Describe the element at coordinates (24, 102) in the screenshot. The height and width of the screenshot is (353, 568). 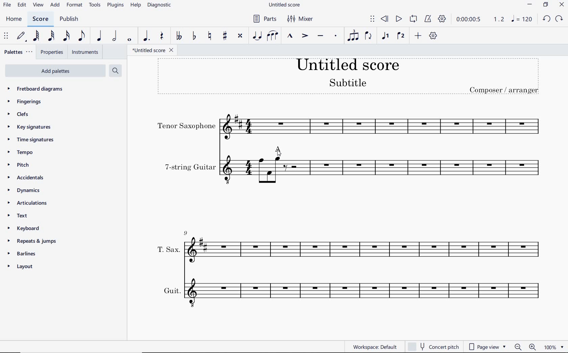
I see `FINGERINGS` at that location.